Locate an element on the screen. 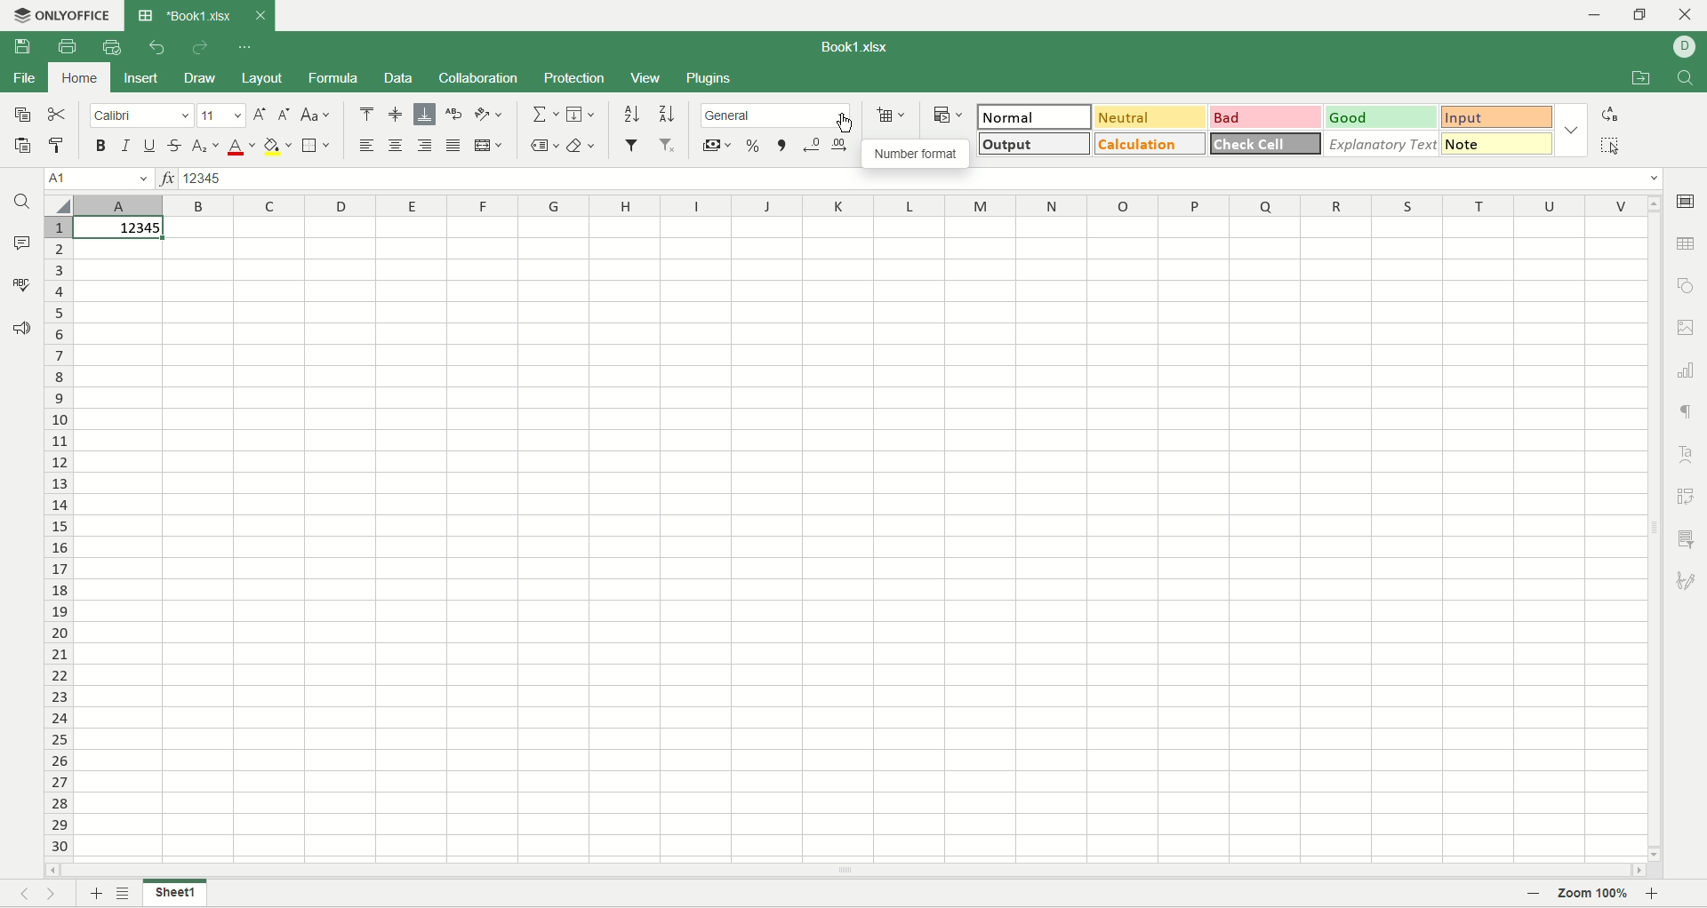  previous is located at coordinates (20, 894).